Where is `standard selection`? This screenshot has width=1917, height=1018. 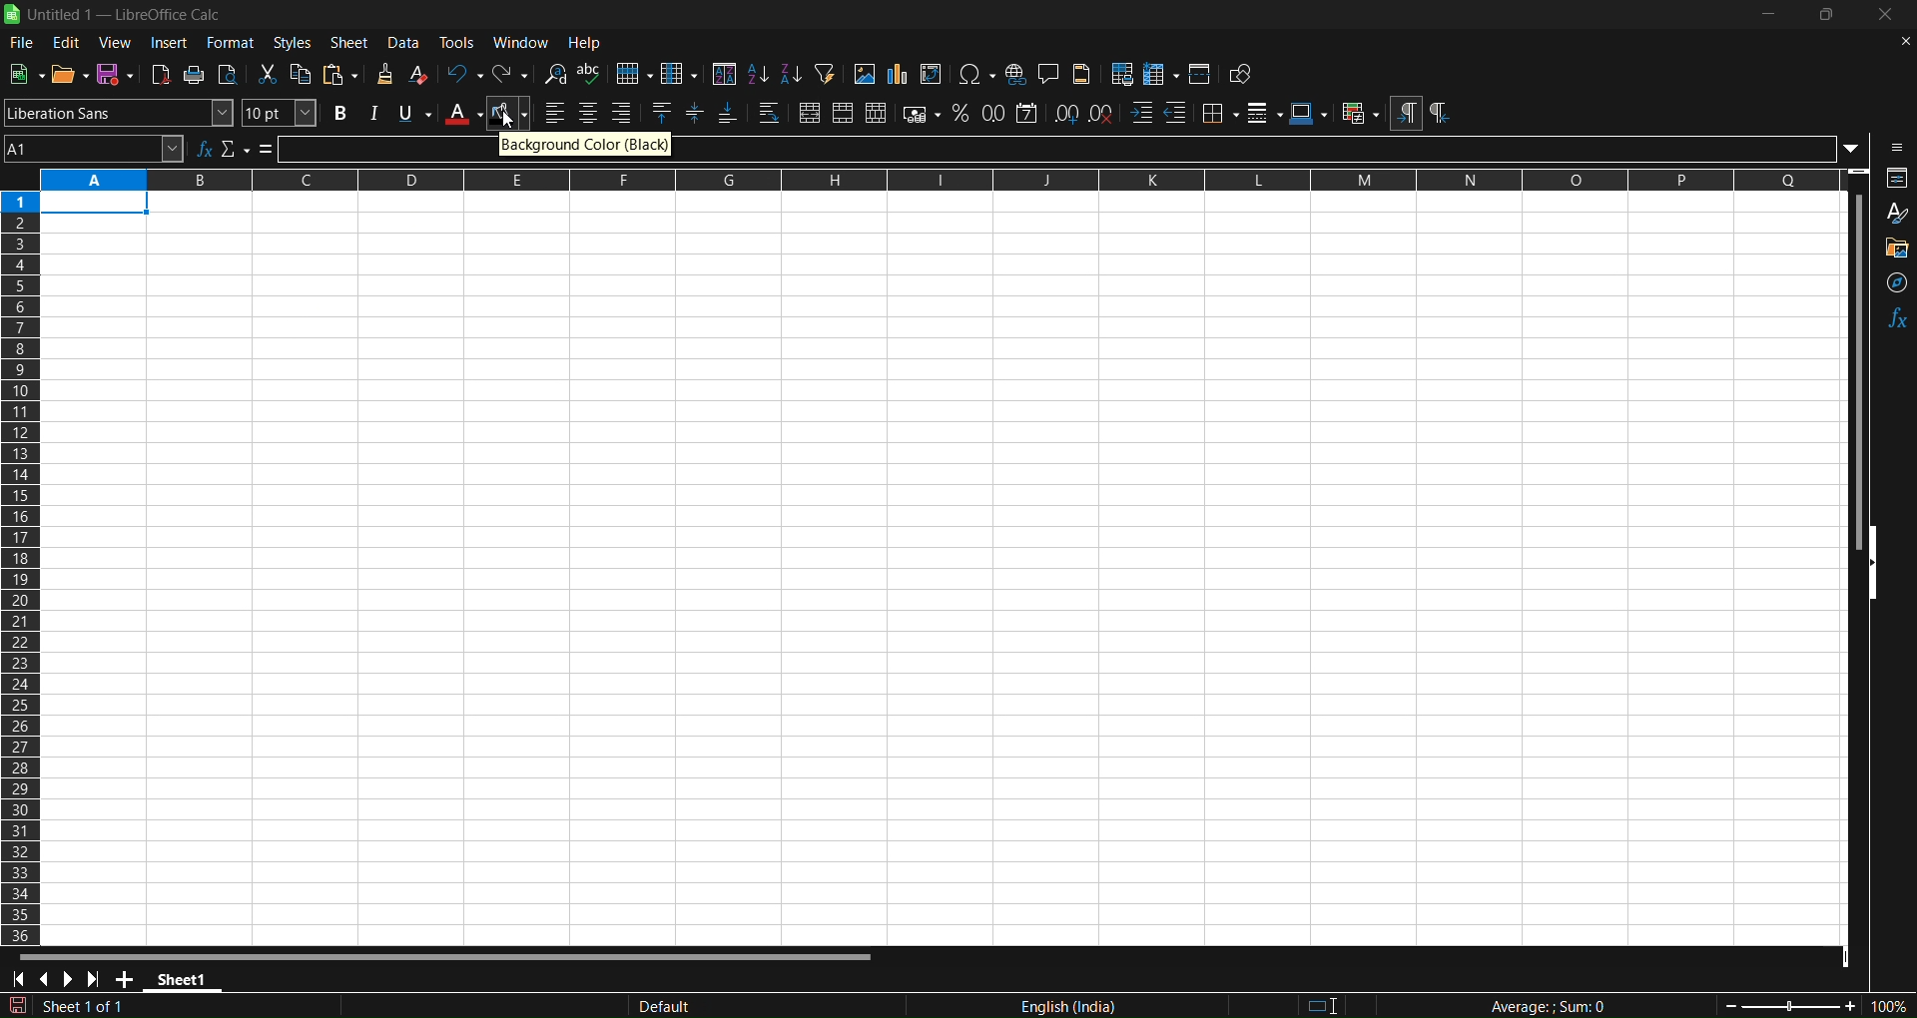 standard selection is located at coordinates (1333, 1003).